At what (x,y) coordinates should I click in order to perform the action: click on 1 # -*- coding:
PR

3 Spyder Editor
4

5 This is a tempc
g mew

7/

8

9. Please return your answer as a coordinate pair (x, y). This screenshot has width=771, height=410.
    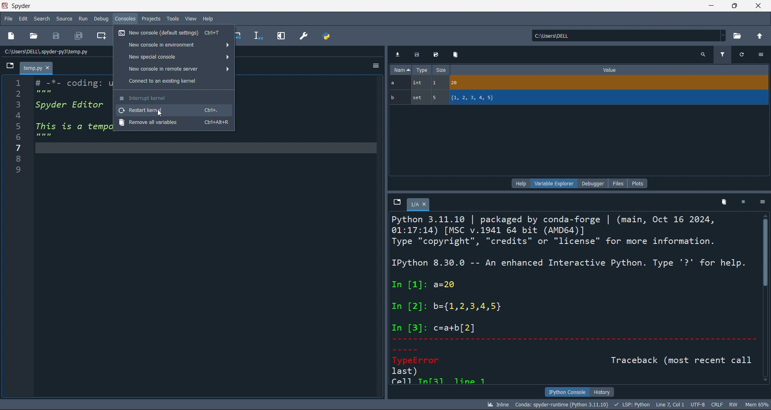
    Looking at the image, I should click on (58, 135).